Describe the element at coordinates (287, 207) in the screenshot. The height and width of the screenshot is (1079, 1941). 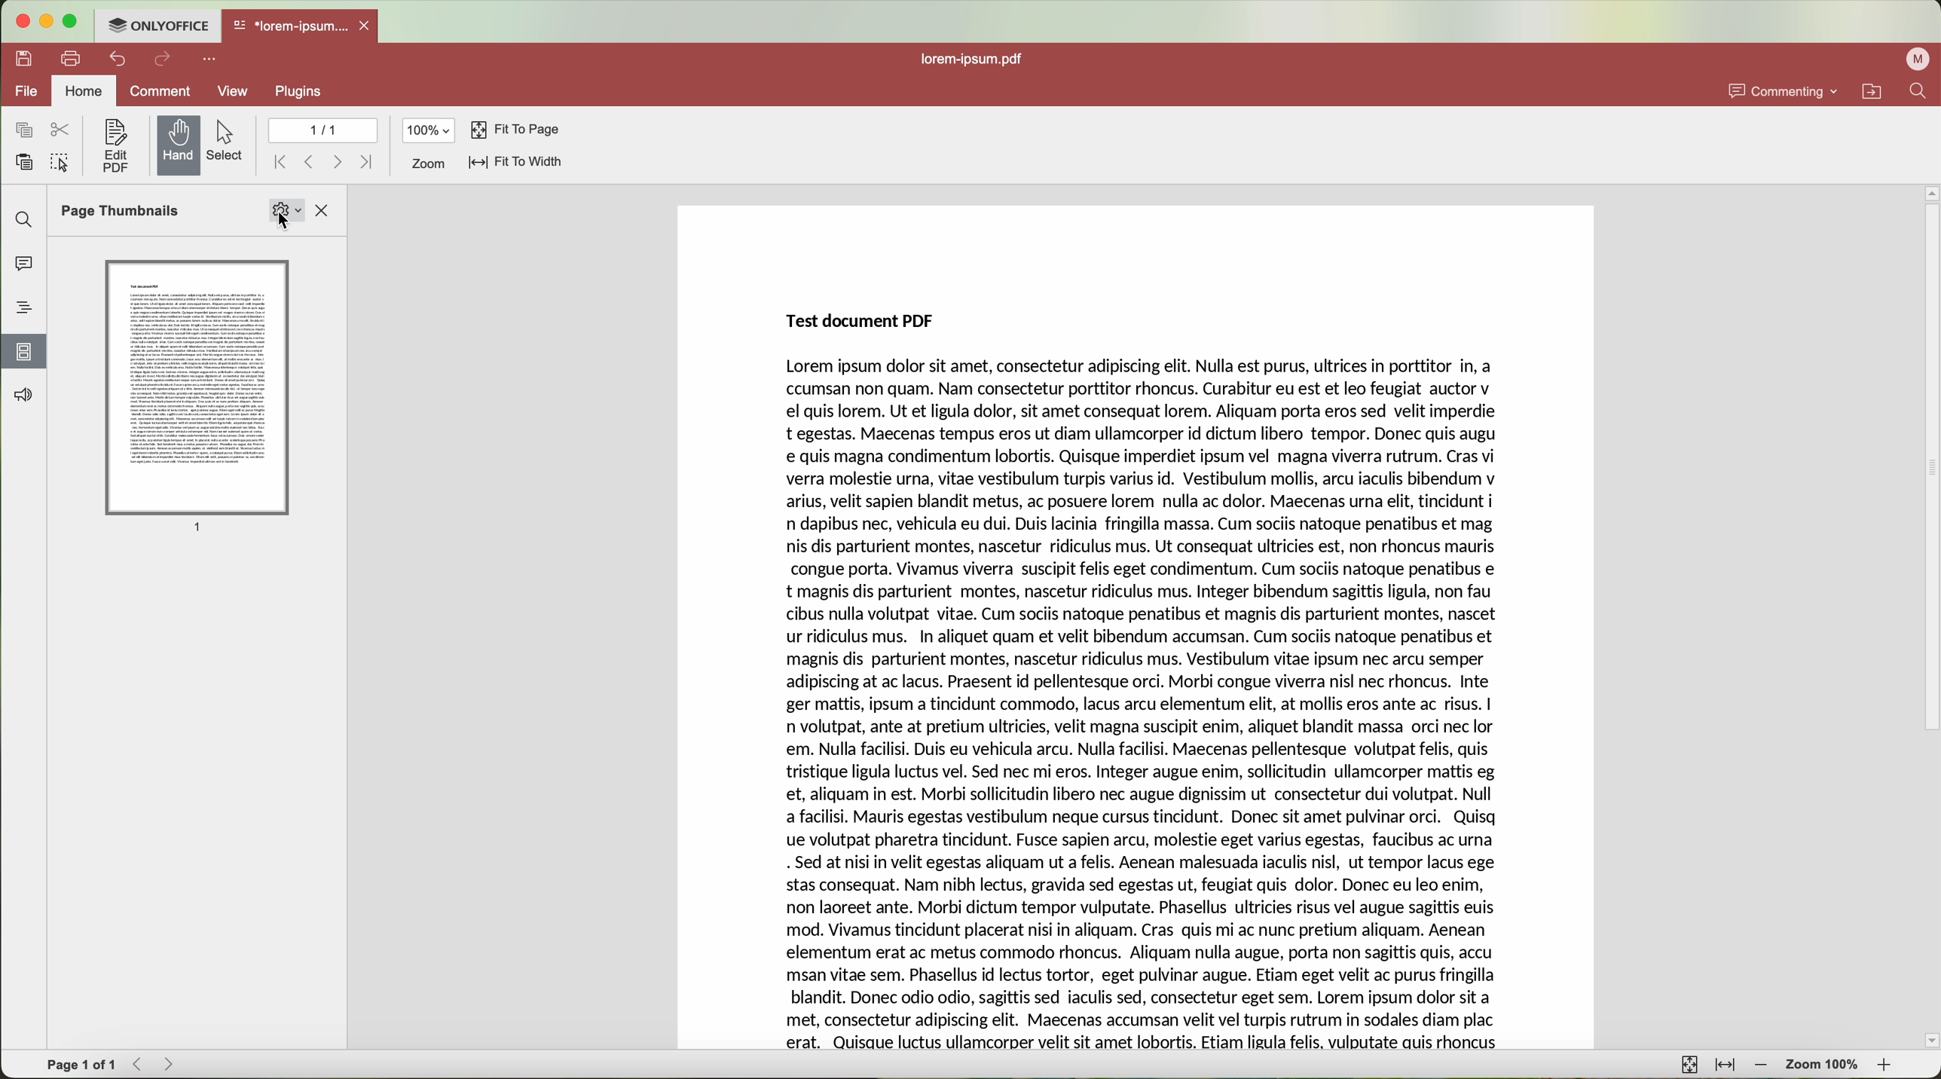
I see `Settings` at that location.